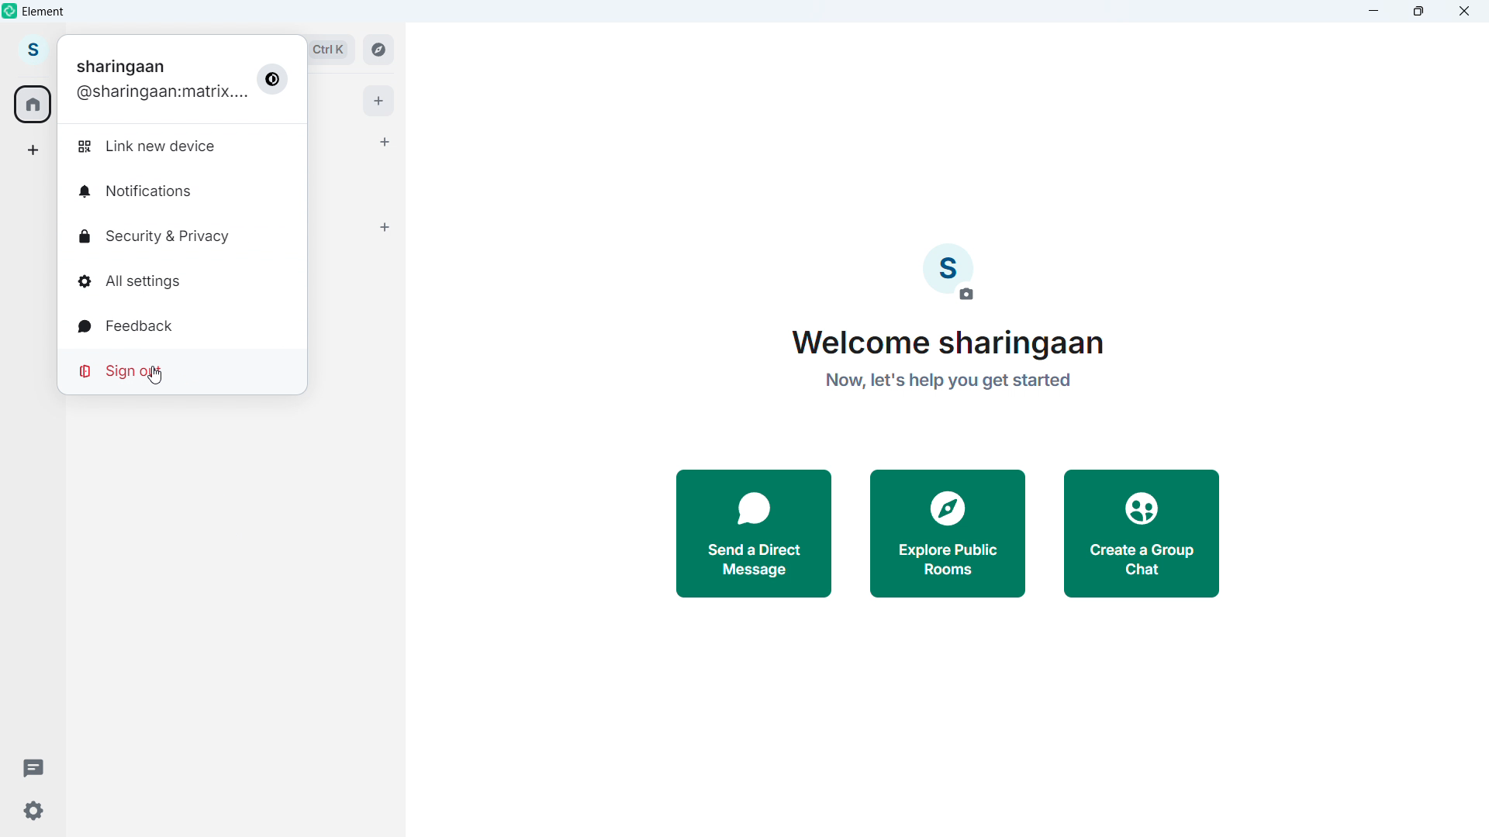  What do you see at coordinates (33, 50) in the screenshot?
I see `account` at bounding box center [33, 50].